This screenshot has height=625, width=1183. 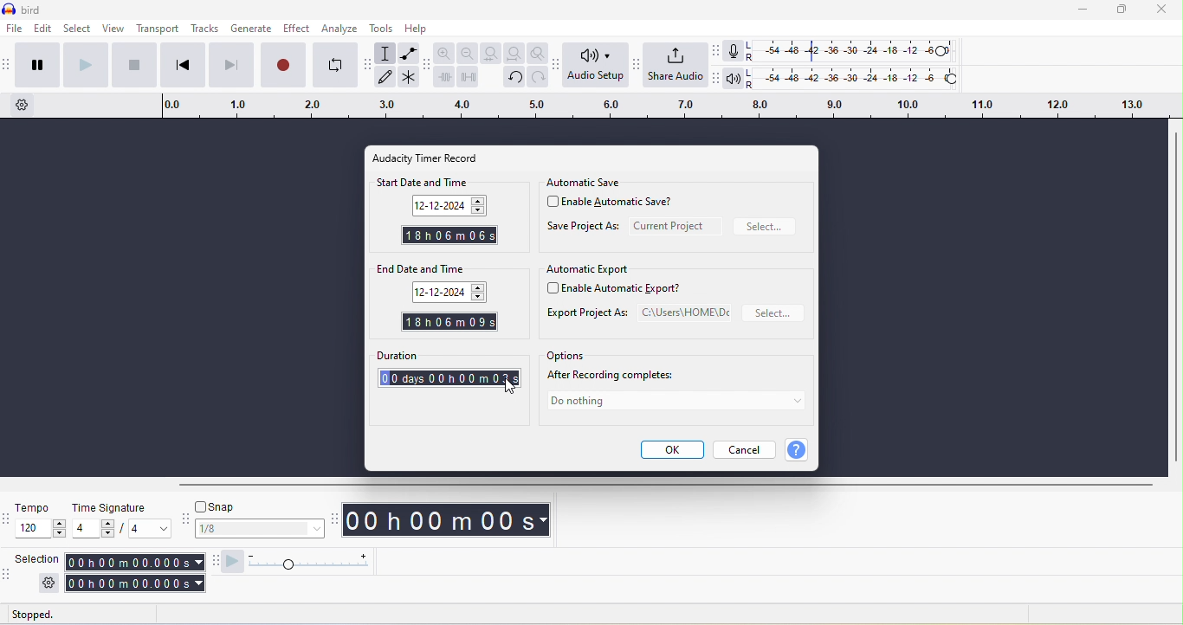 What do you see at coordinates (36, 64) in the screenshot?
I see `pause` at bounding box center [36, 64].